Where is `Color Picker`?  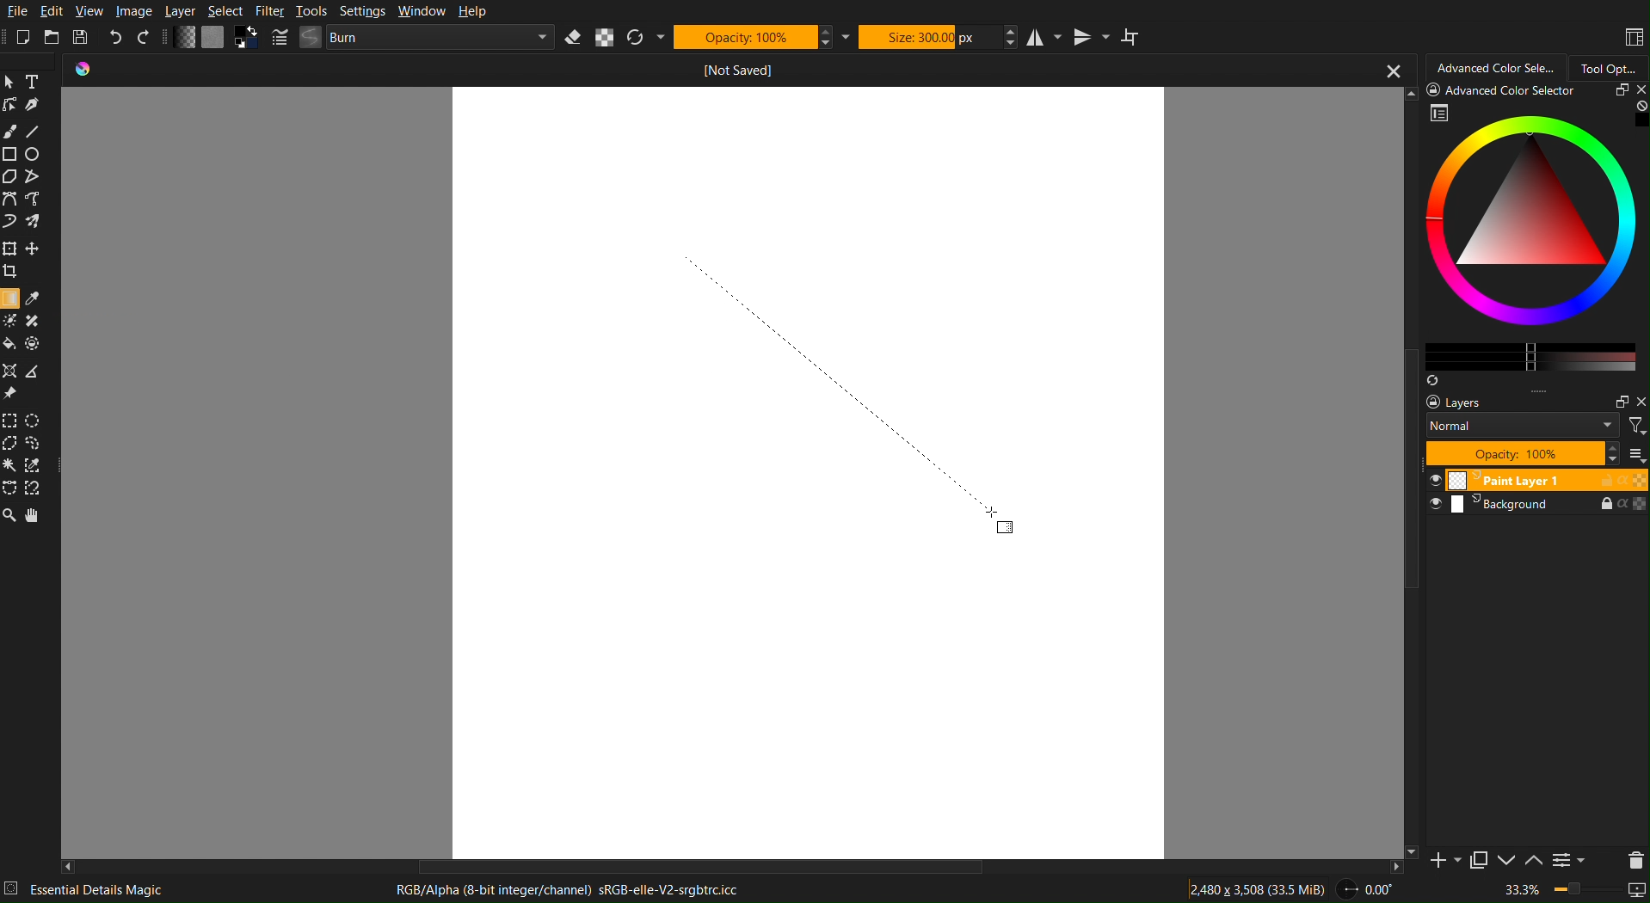 Color Picker is located at coordinates (35, 298).